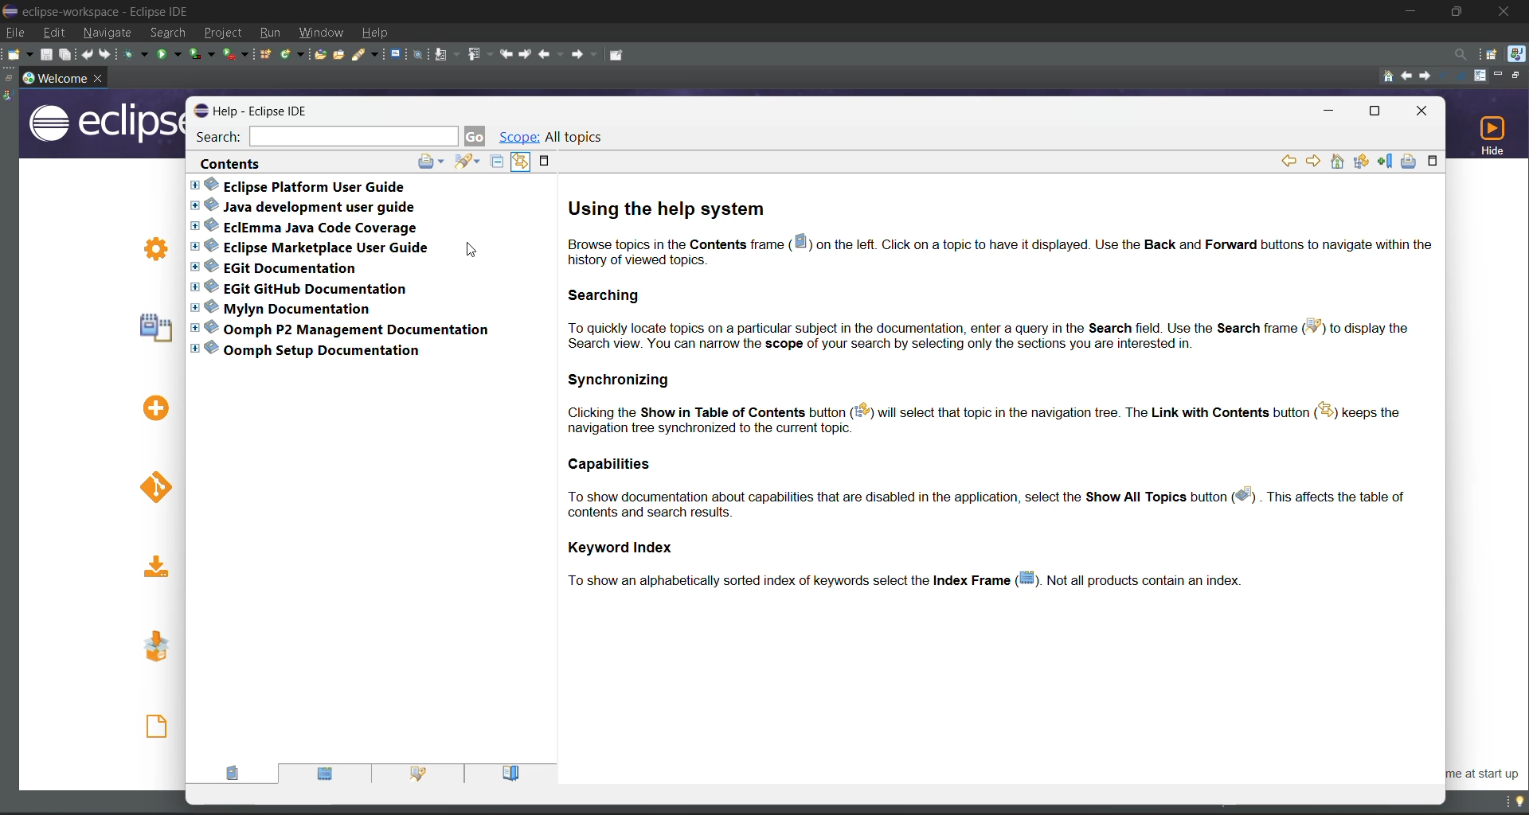 This screenshot has height=815, width=1529. What do you see at coordinates (18, 53) in the screenshot?
I see `new` at bounding box center [18, 53].